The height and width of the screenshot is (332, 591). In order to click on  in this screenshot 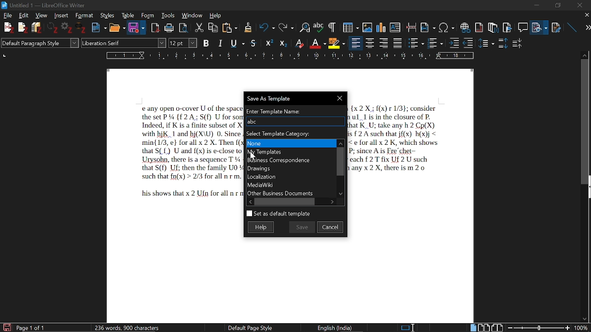, I will do `click(454, 42)`.